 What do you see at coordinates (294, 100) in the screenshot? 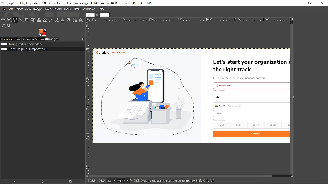
I see `Side bar menu` at bounding box center [294, 100].